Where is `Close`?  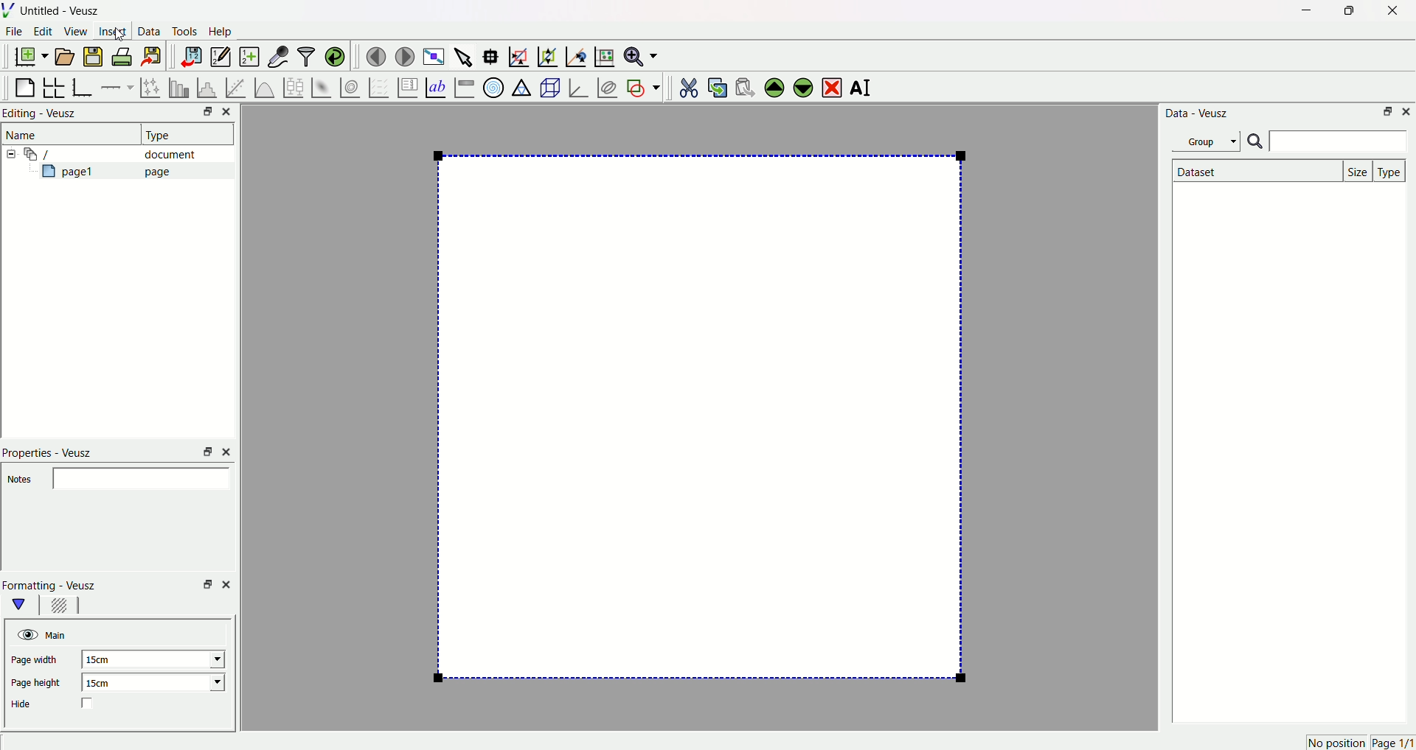
Close is located at coordinates (1387, 13).